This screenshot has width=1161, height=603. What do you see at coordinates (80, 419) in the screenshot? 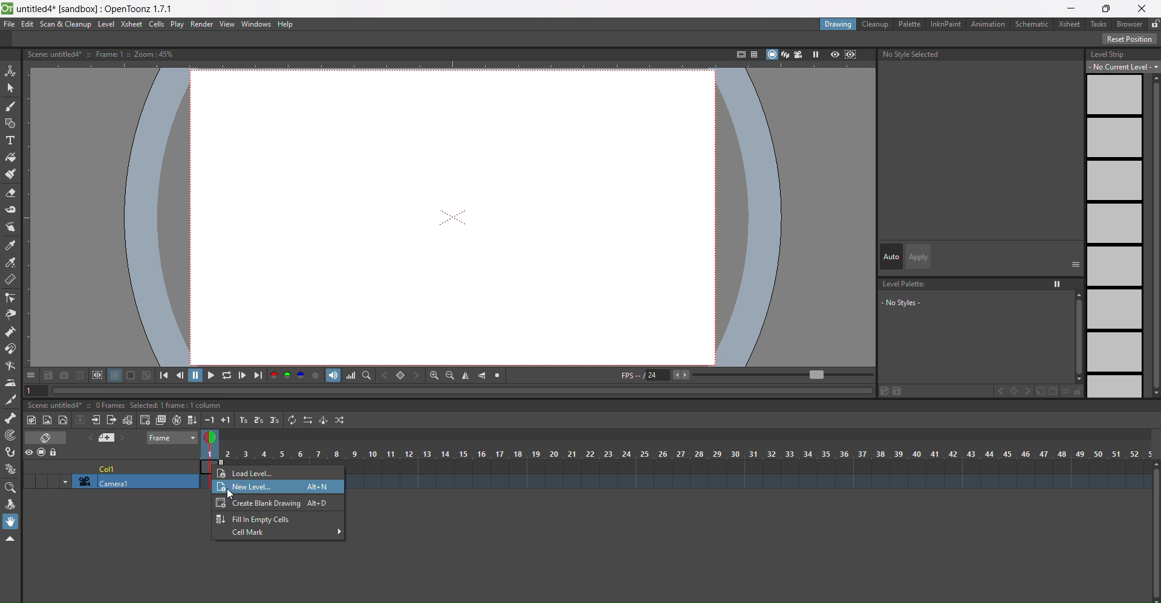
I see `collapse` at bounding box center [80, 419].